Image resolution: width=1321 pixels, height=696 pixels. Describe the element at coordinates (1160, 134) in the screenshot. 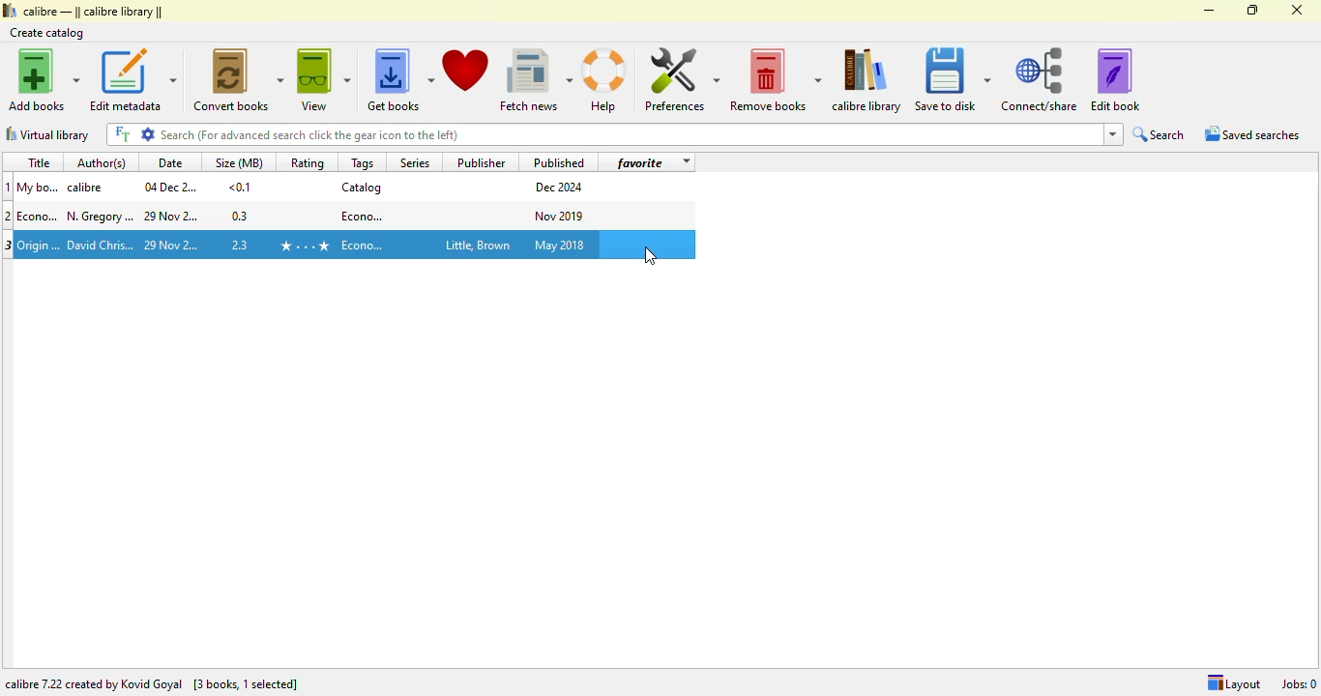

I see `search` at that location.